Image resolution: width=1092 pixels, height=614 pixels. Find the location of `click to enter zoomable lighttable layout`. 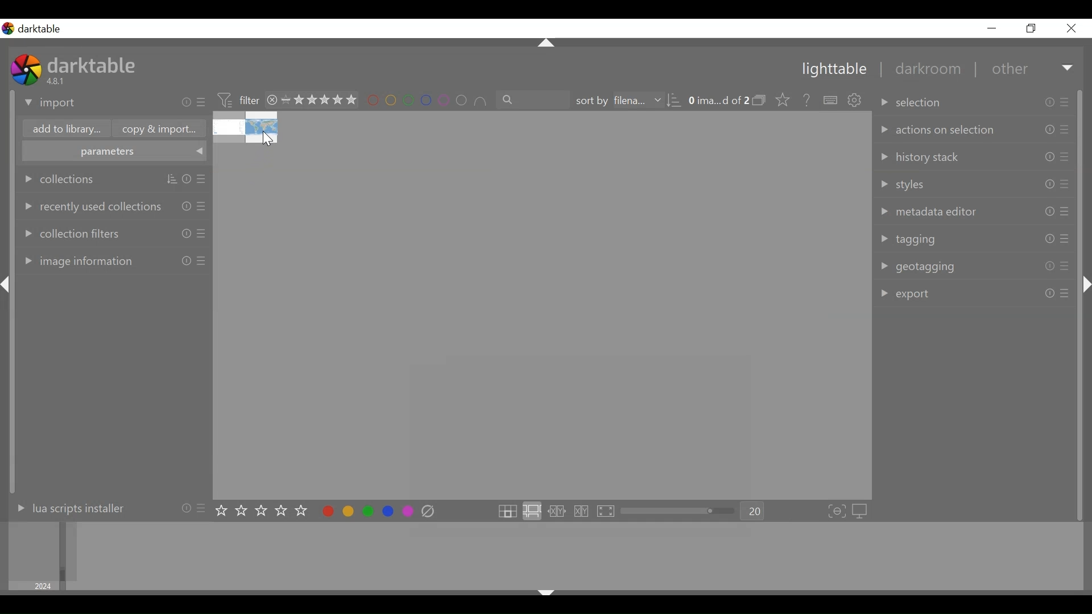

click to enter zoomable lighttable layout is located at coordinates (532, 511).